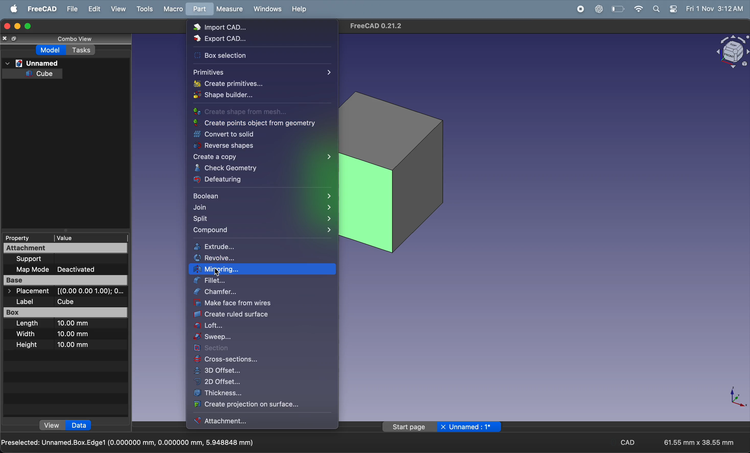 The width and height of the screenshot is (750, 453). Describe the element at coordinates (261, 157) in the screenshot. I see `create a copy` at that location.